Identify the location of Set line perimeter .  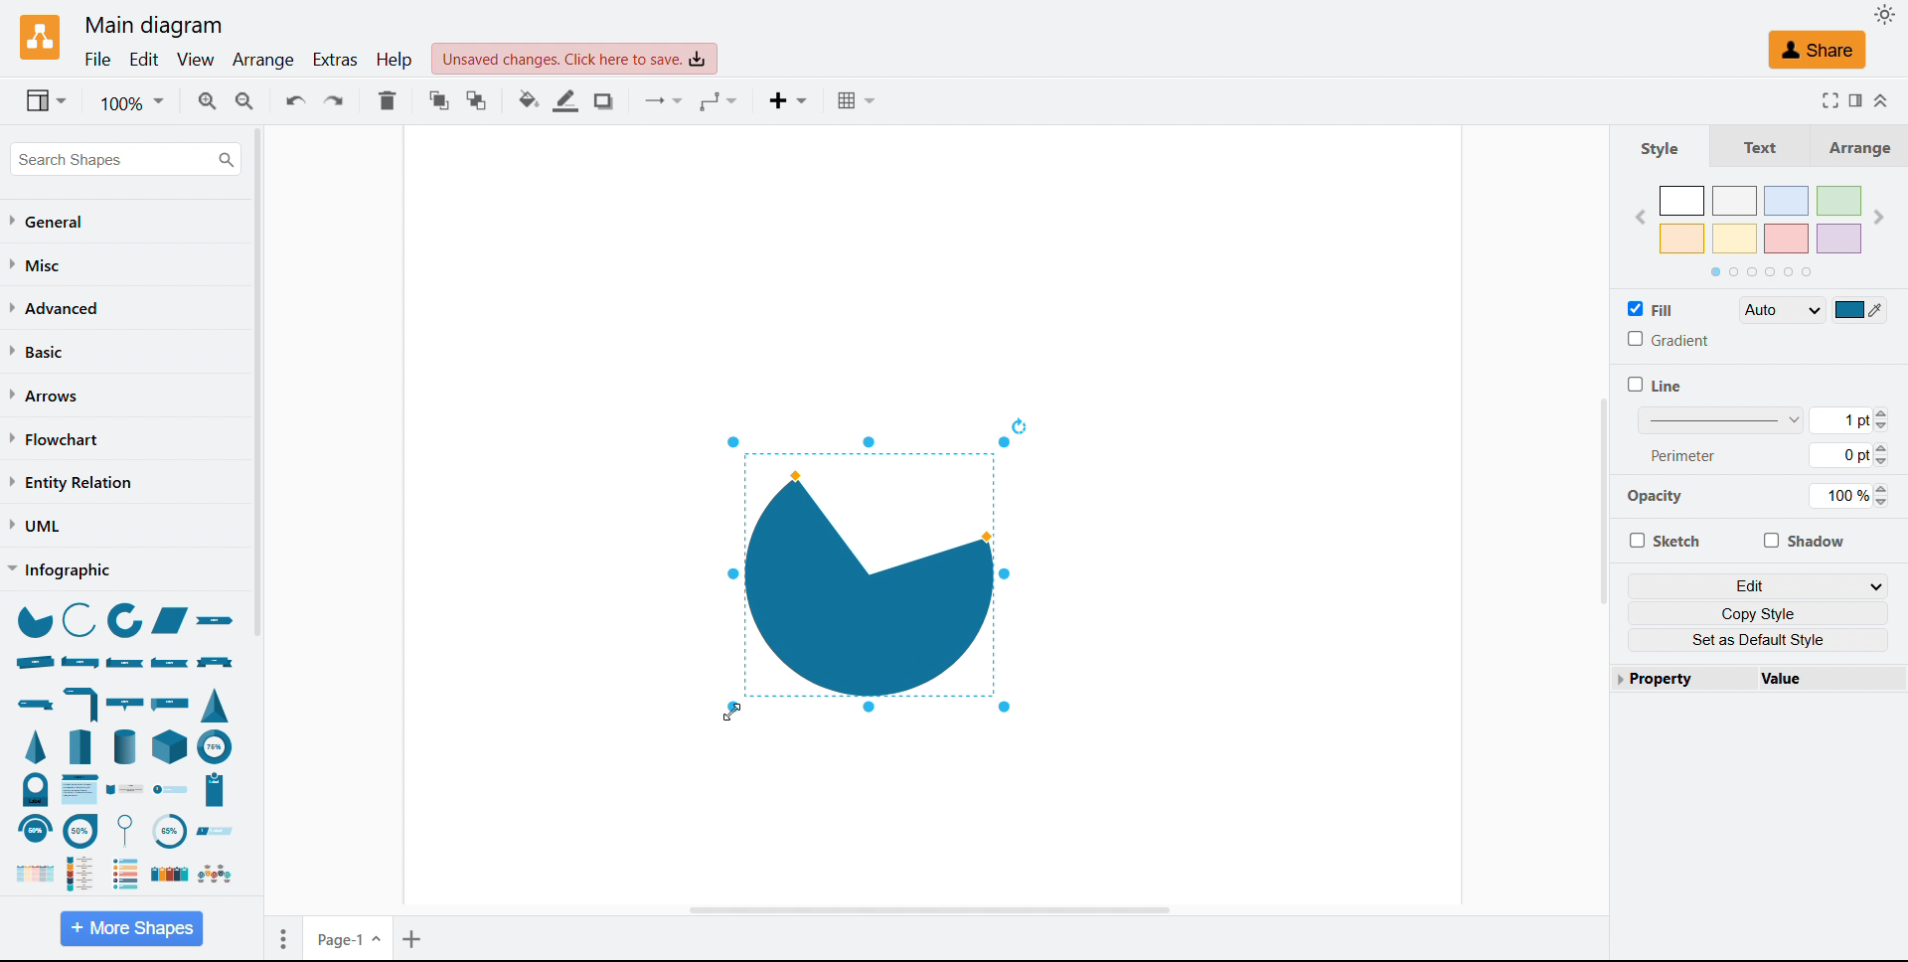
(1847, 455).